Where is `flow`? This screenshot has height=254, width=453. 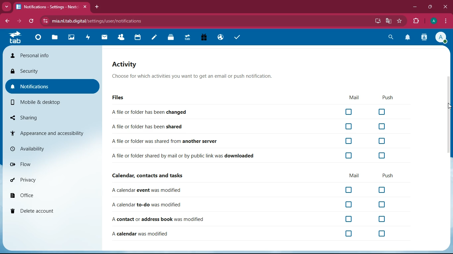 flow is located at coordinates (53, 165).